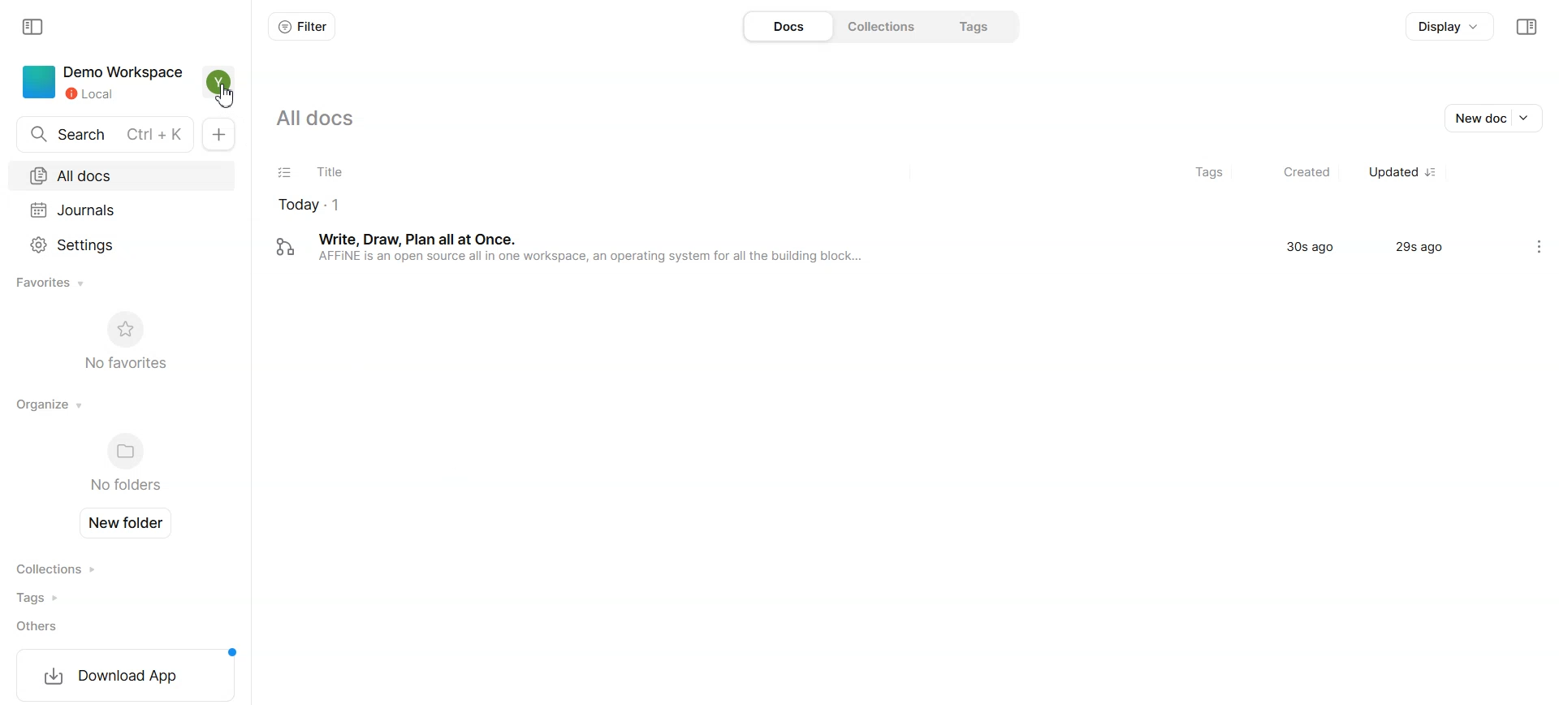 The image size is (1559, 705). I want to click on Today, so click(494, 206).